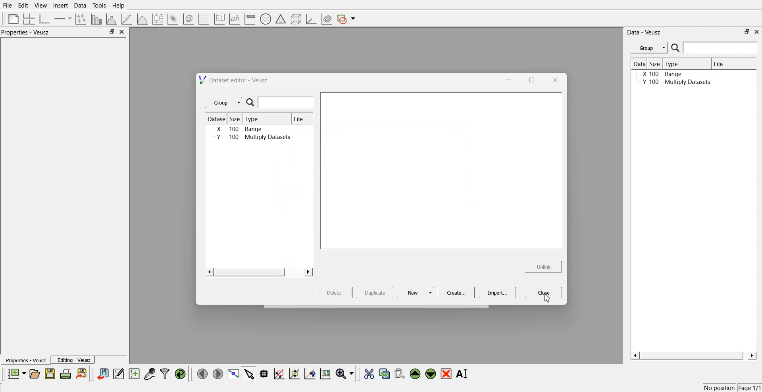  I want to click on Dataset, so click(639, 64).